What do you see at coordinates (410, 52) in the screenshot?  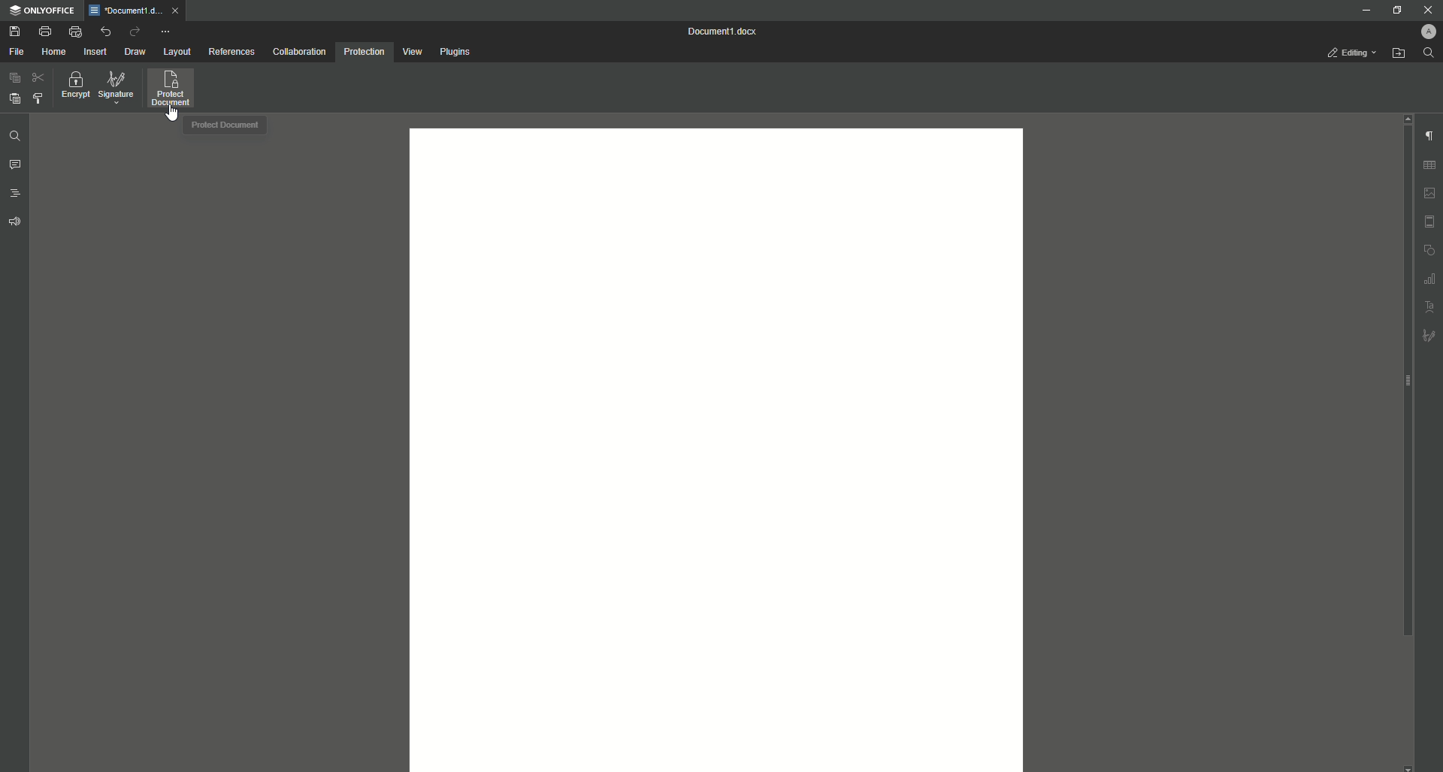 I see `View` at bounding box center [410, 52].